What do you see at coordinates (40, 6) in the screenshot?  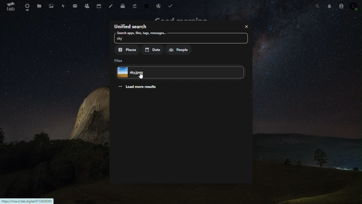 I see `Files` at bounding box center [40, 6].